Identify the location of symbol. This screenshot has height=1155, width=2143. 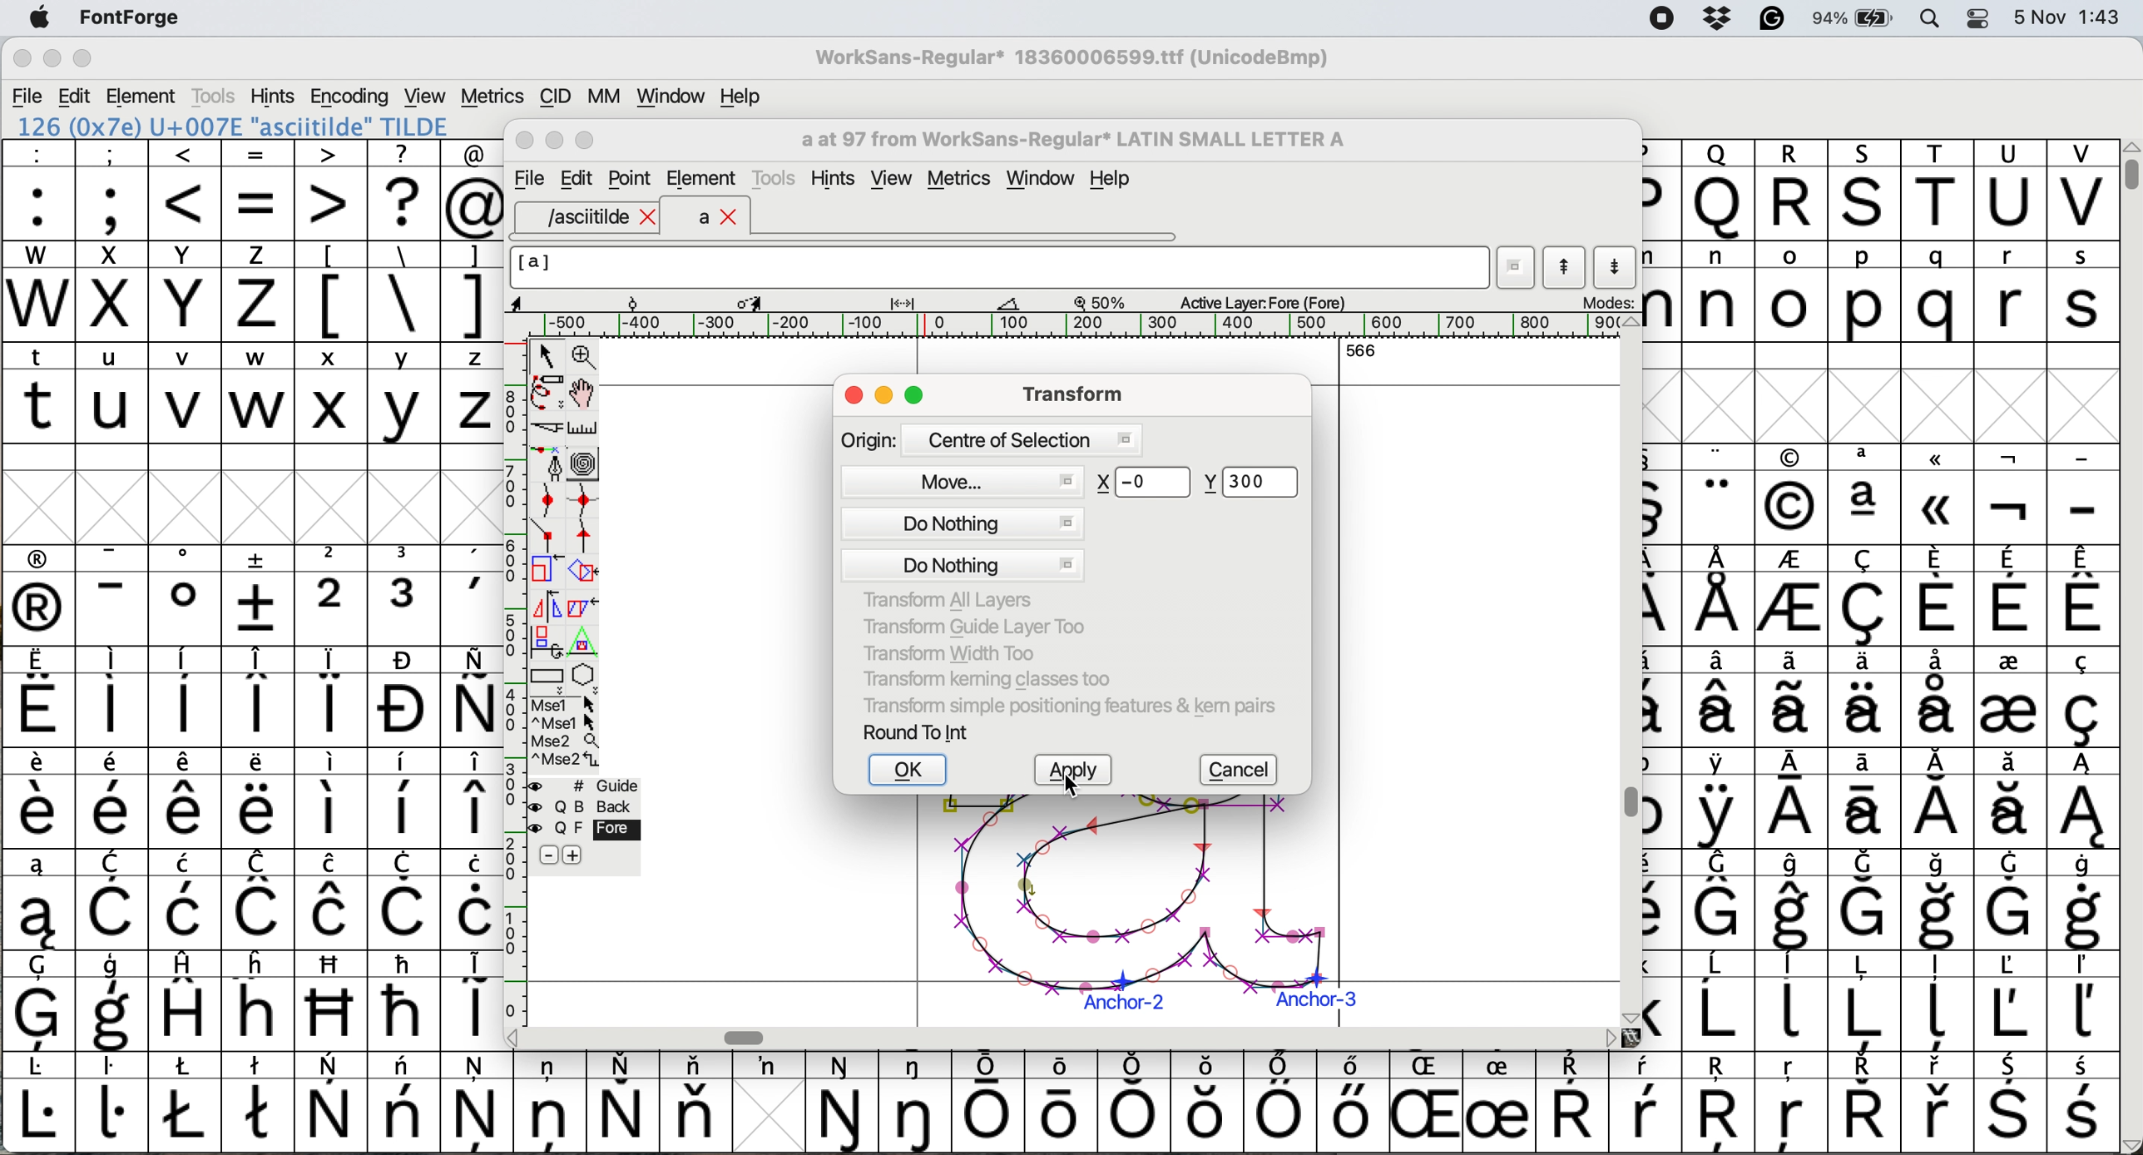
(260, 1100).